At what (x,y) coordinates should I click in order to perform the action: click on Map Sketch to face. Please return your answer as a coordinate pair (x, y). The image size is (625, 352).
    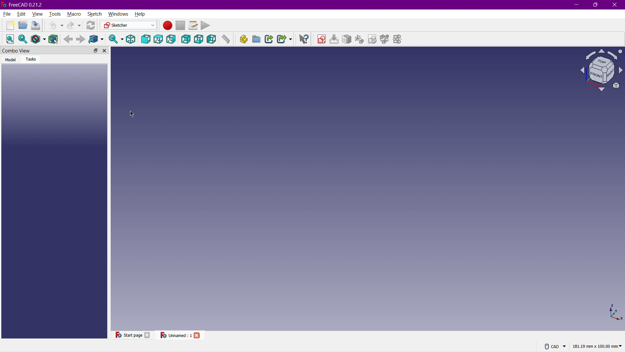
    Looking at the image, I should click on (348, 39).